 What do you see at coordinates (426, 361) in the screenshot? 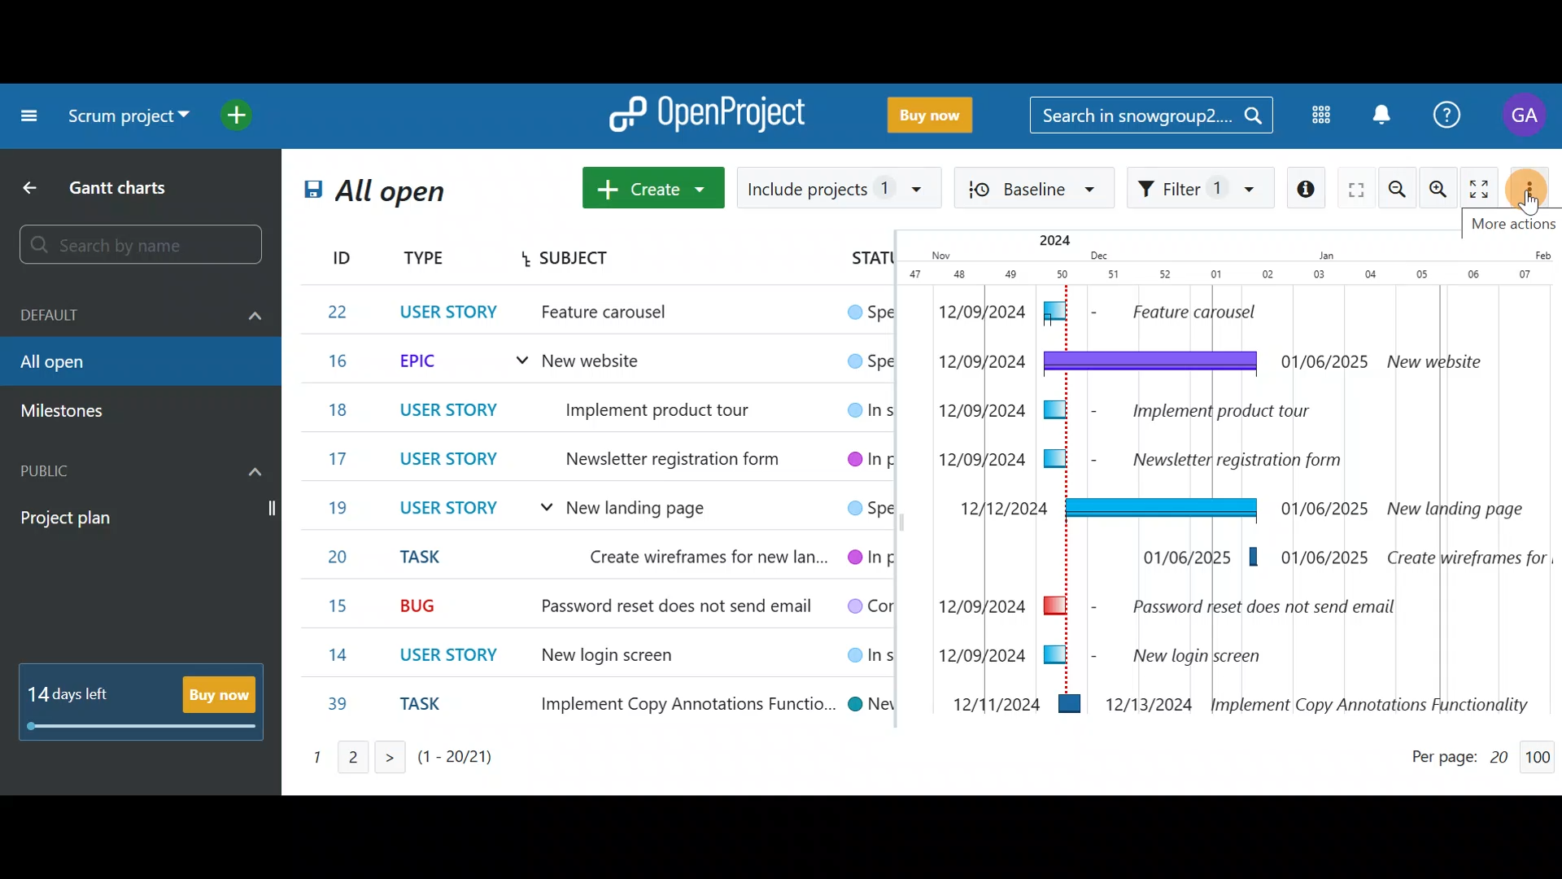
I see `EPIC` at bounding box center [426, 361].